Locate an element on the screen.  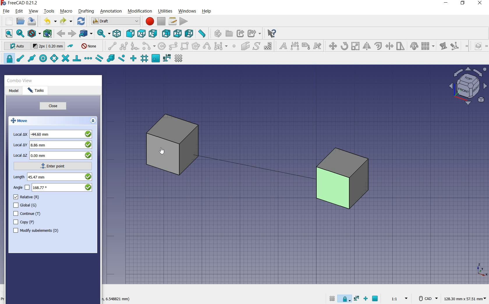
new is located at coordinates (7, 21).